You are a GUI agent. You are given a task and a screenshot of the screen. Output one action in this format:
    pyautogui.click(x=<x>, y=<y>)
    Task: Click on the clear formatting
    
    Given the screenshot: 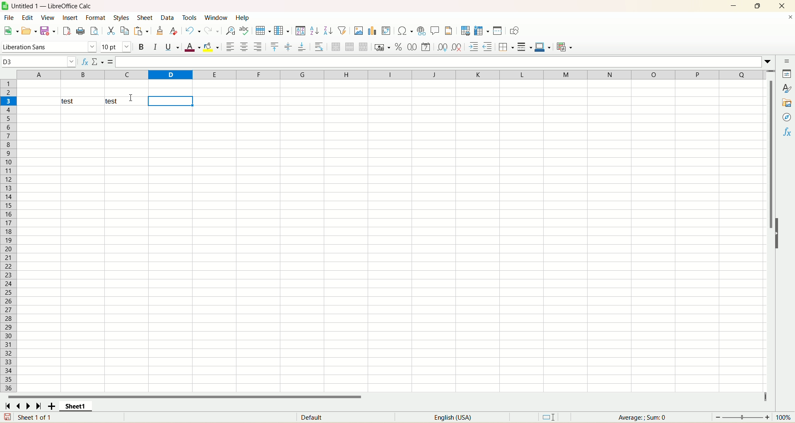 What is the action you would take?
    pyautogui.click(x=174, y=30)
    